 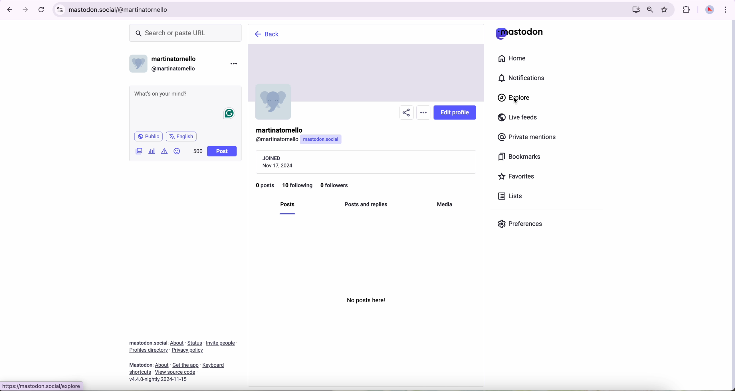 I want to click on search bar, so click(x=187, y=33).